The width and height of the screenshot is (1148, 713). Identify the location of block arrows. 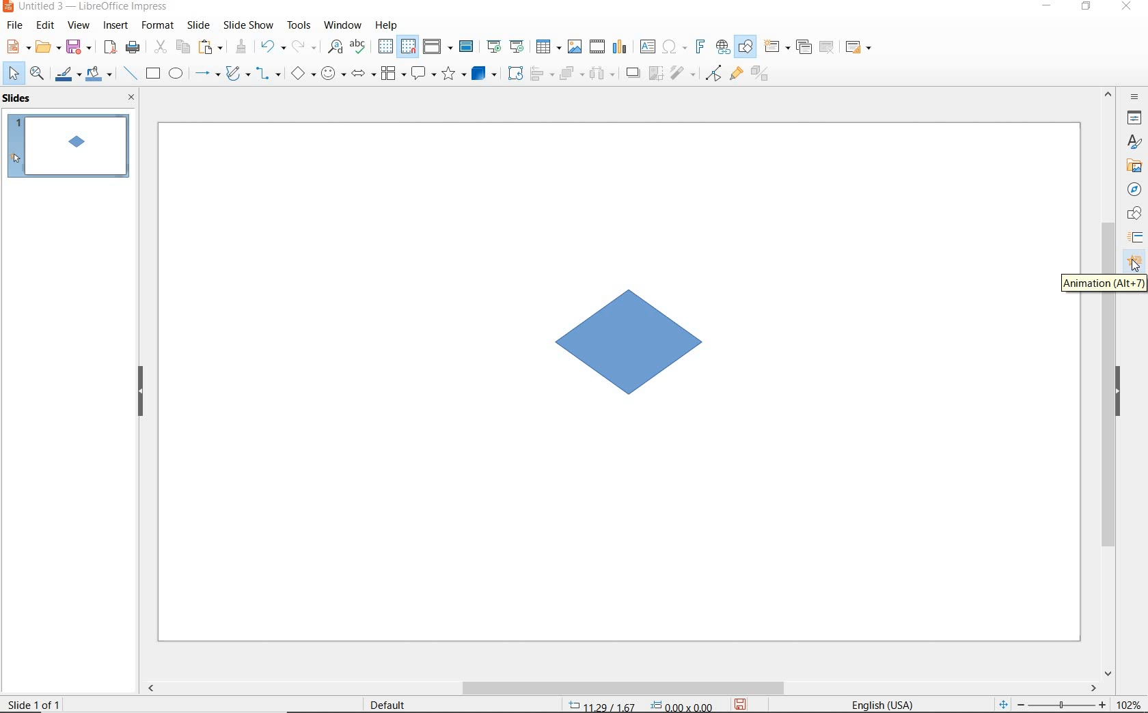
(364, 74).